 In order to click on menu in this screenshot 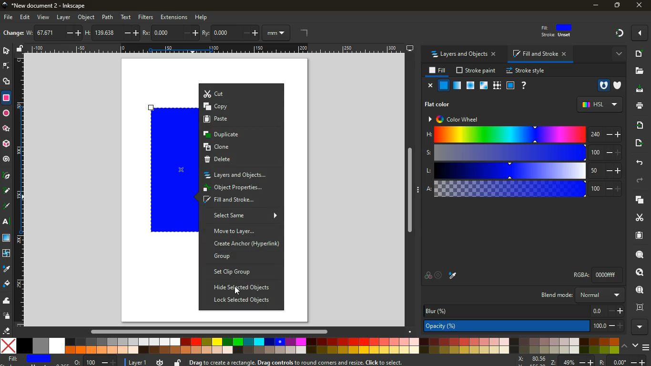, I will do `click(645, 347)`.